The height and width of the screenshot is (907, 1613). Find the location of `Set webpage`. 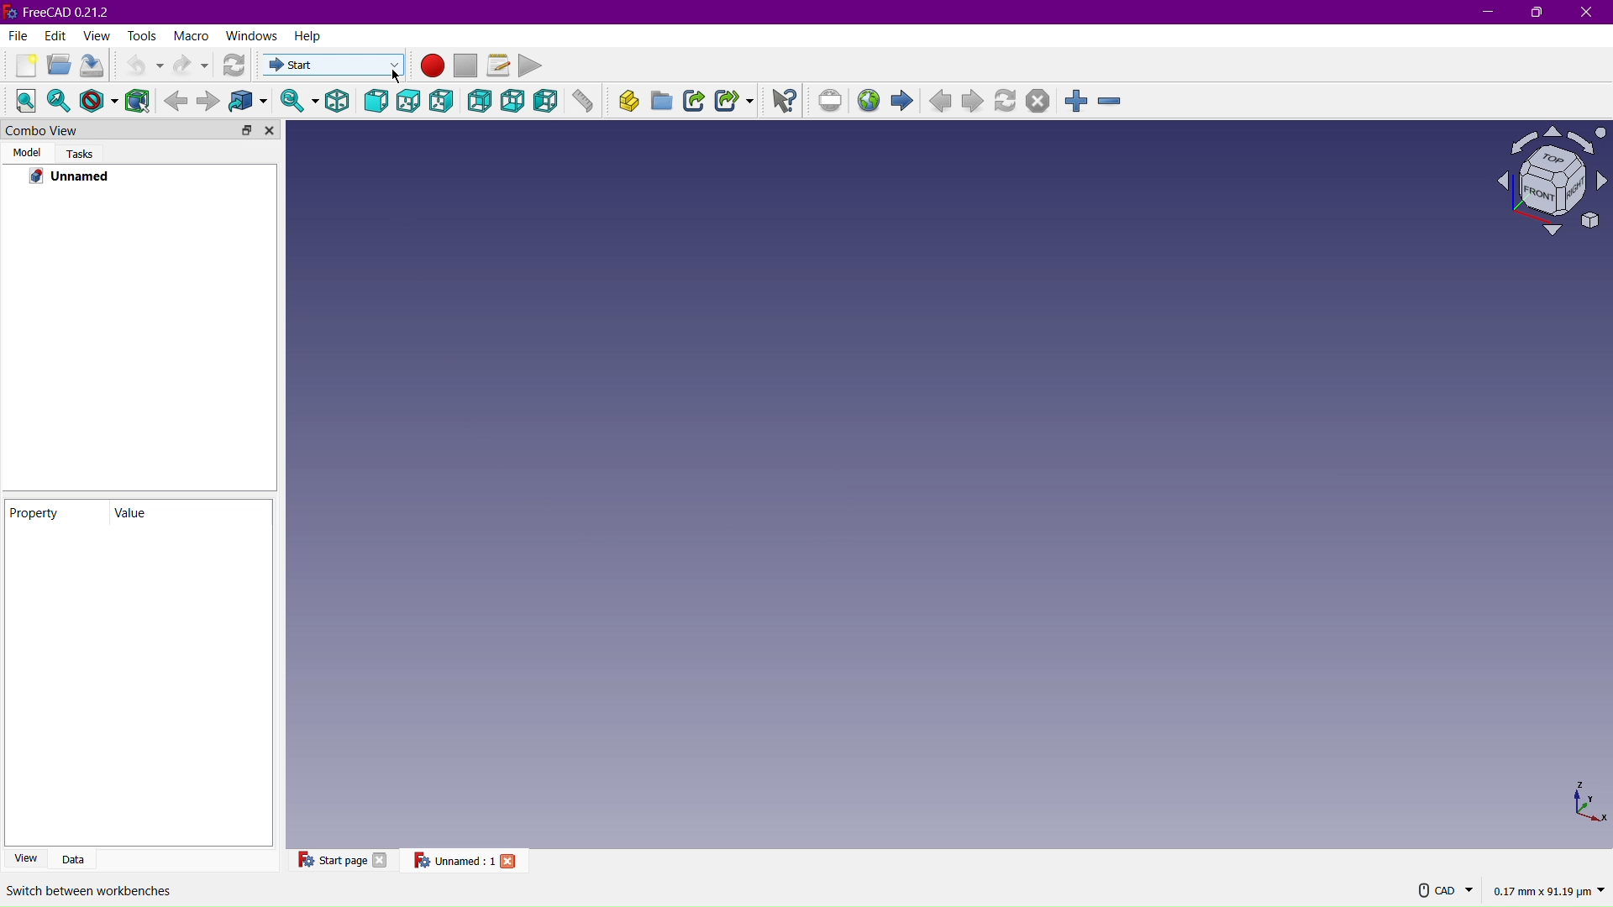

Set webpage is located at coordinates (833, 102).